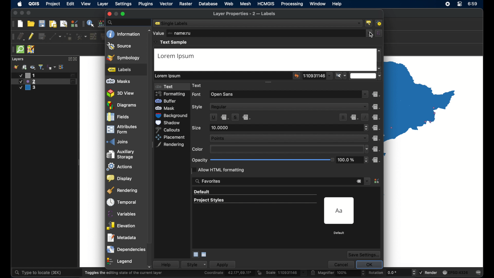 This screenshot has height=278, width=494. I want to click on remove, so click(358, 181).